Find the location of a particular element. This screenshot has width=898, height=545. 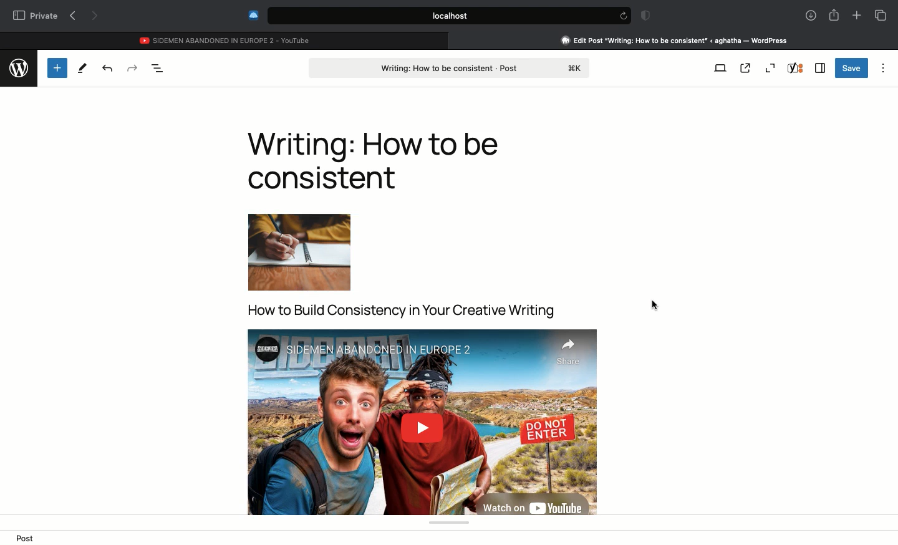

Post is located at coordinates (451, 67).